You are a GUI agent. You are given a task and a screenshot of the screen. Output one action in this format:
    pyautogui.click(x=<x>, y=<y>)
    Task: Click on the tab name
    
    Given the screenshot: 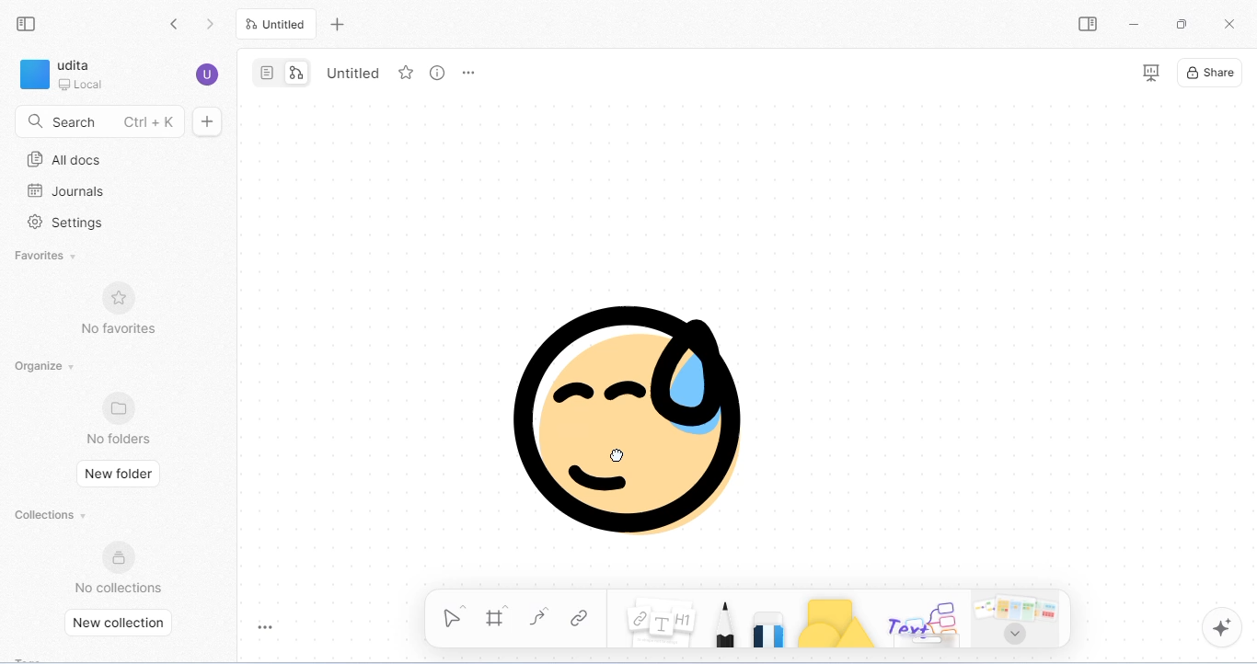 What is the action you would take?
    pyautogui.click(x=351, y=72)
    